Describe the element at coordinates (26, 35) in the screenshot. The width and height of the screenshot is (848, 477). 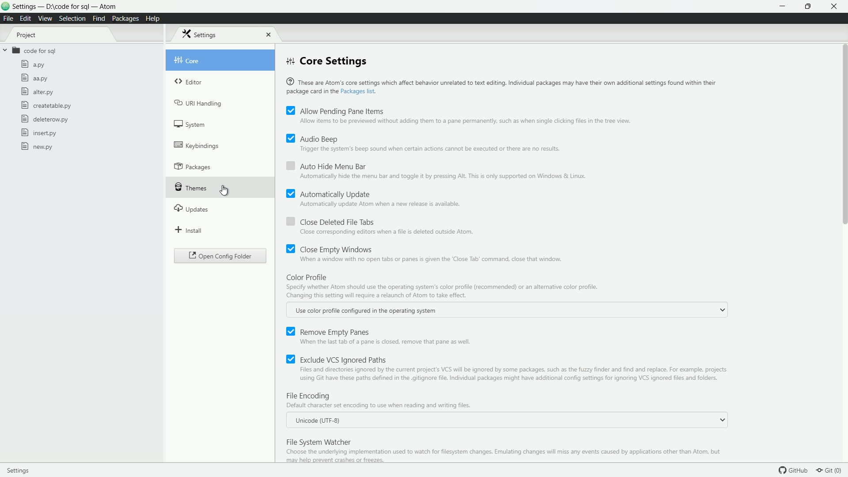
I see `project tab` at that location.